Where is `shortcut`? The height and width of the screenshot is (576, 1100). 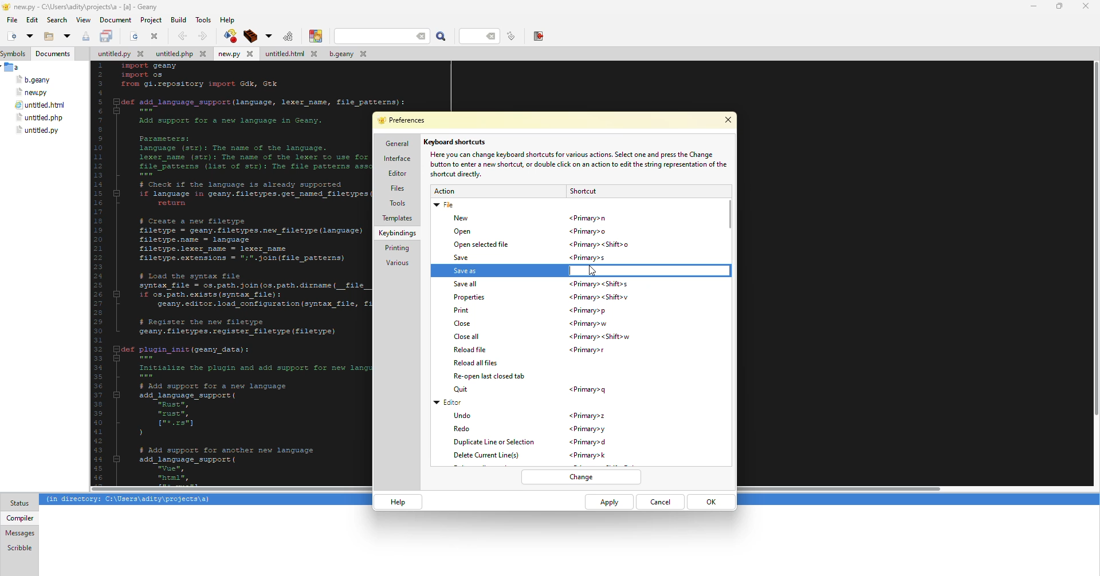 shortcut is located at coordinates (587, 417).